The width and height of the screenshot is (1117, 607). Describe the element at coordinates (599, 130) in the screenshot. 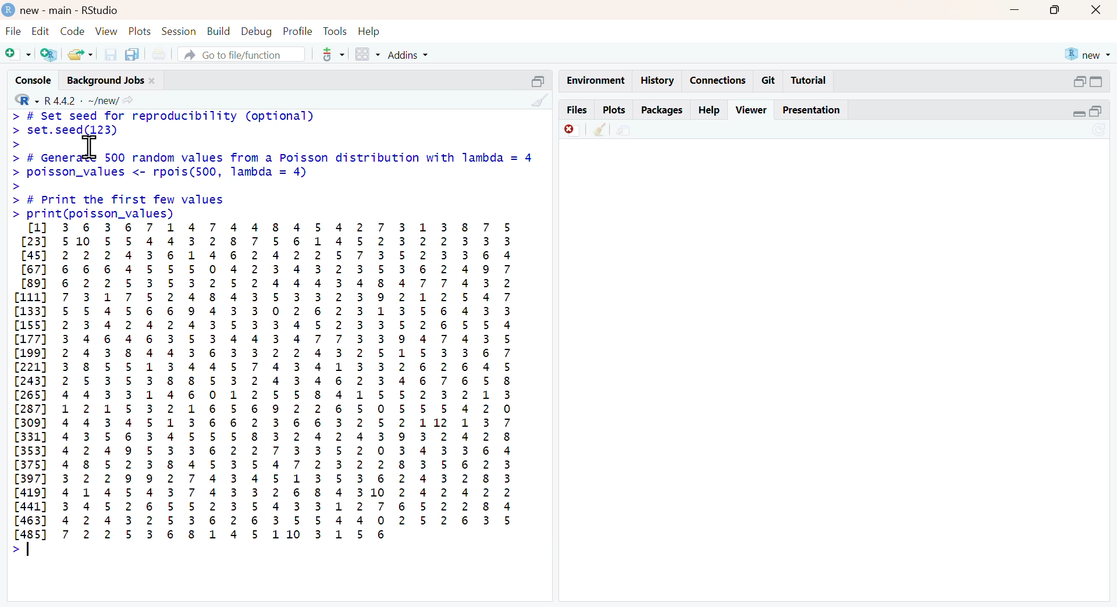

I see `clean` at that location.